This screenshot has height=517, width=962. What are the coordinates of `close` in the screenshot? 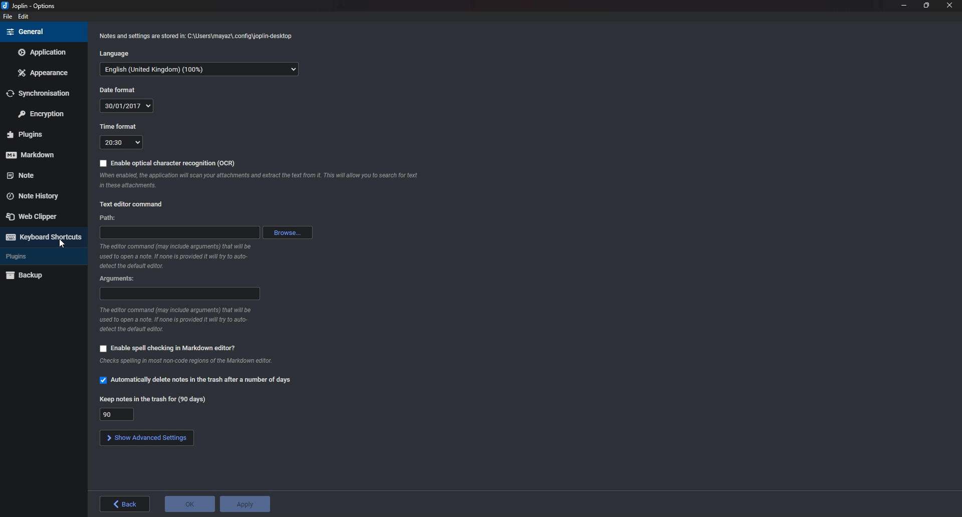 It's located at (948, 5).